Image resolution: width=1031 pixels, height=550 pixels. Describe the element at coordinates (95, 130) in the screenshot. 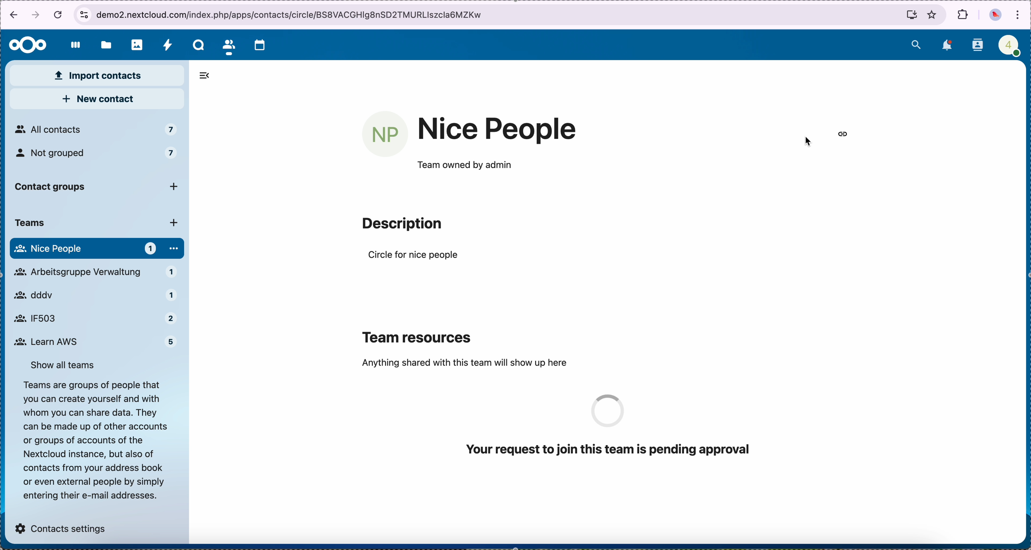

I see `all contacts` at that location.